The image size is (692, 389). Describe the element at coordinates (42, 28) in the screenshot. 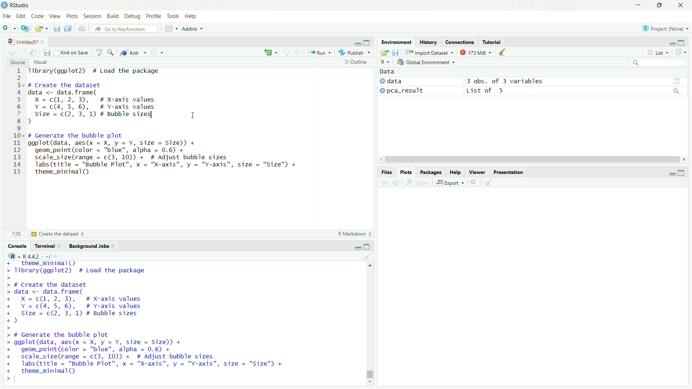

I see `load workspace` at that location.